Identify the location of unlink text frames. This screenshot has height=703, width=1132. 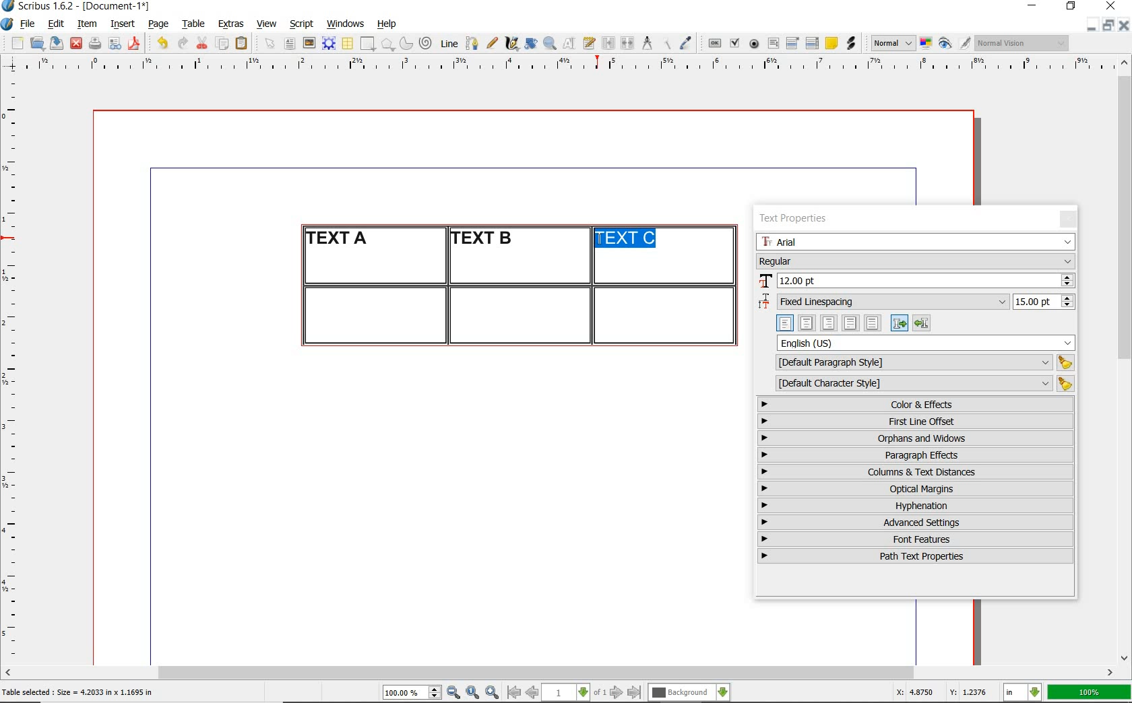
(627, 44).